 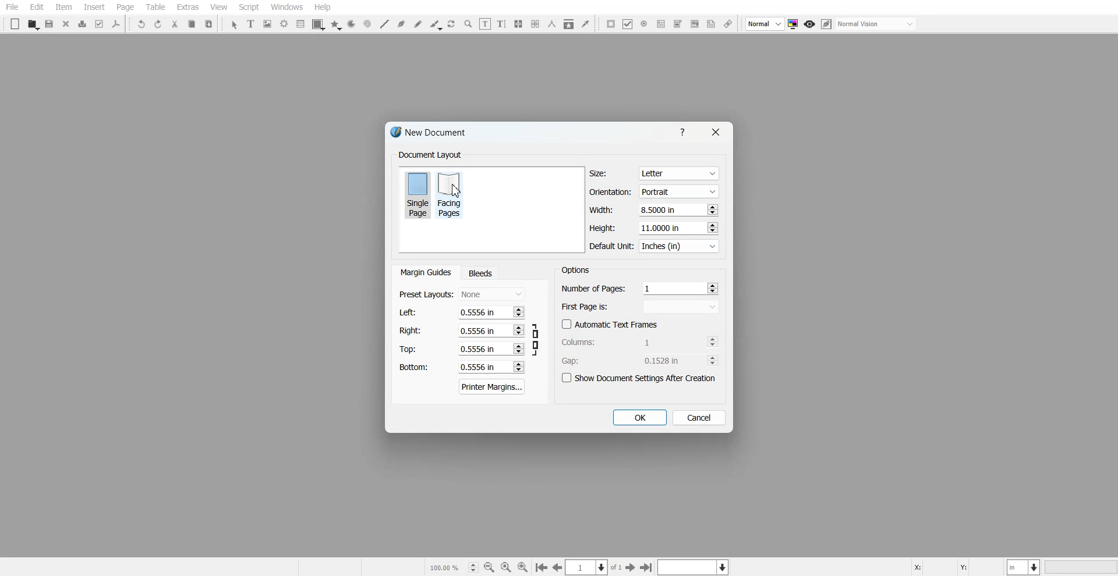 I want to click on Help, so click(x=685, y=131).